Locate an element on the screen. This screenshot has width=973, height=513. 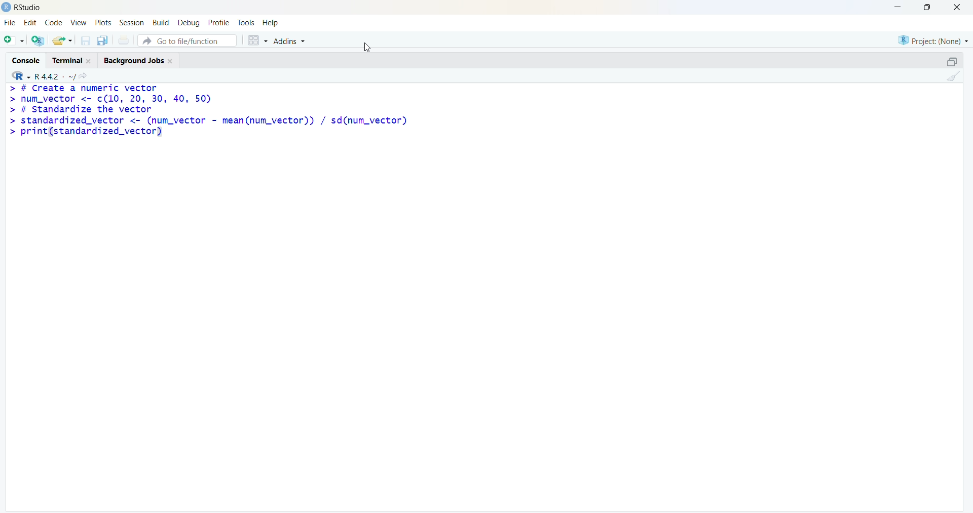
terminal is located at coordinates (68, 61).